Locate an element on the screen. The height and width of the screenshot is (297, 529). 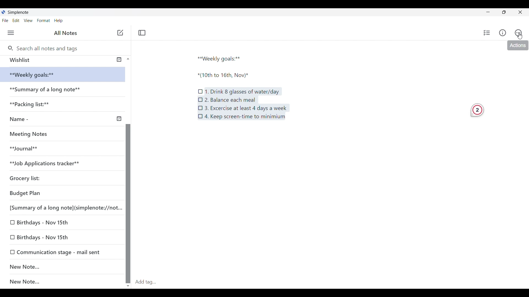
Birthdays - Nov 15th is located at coordinates (56, 223).